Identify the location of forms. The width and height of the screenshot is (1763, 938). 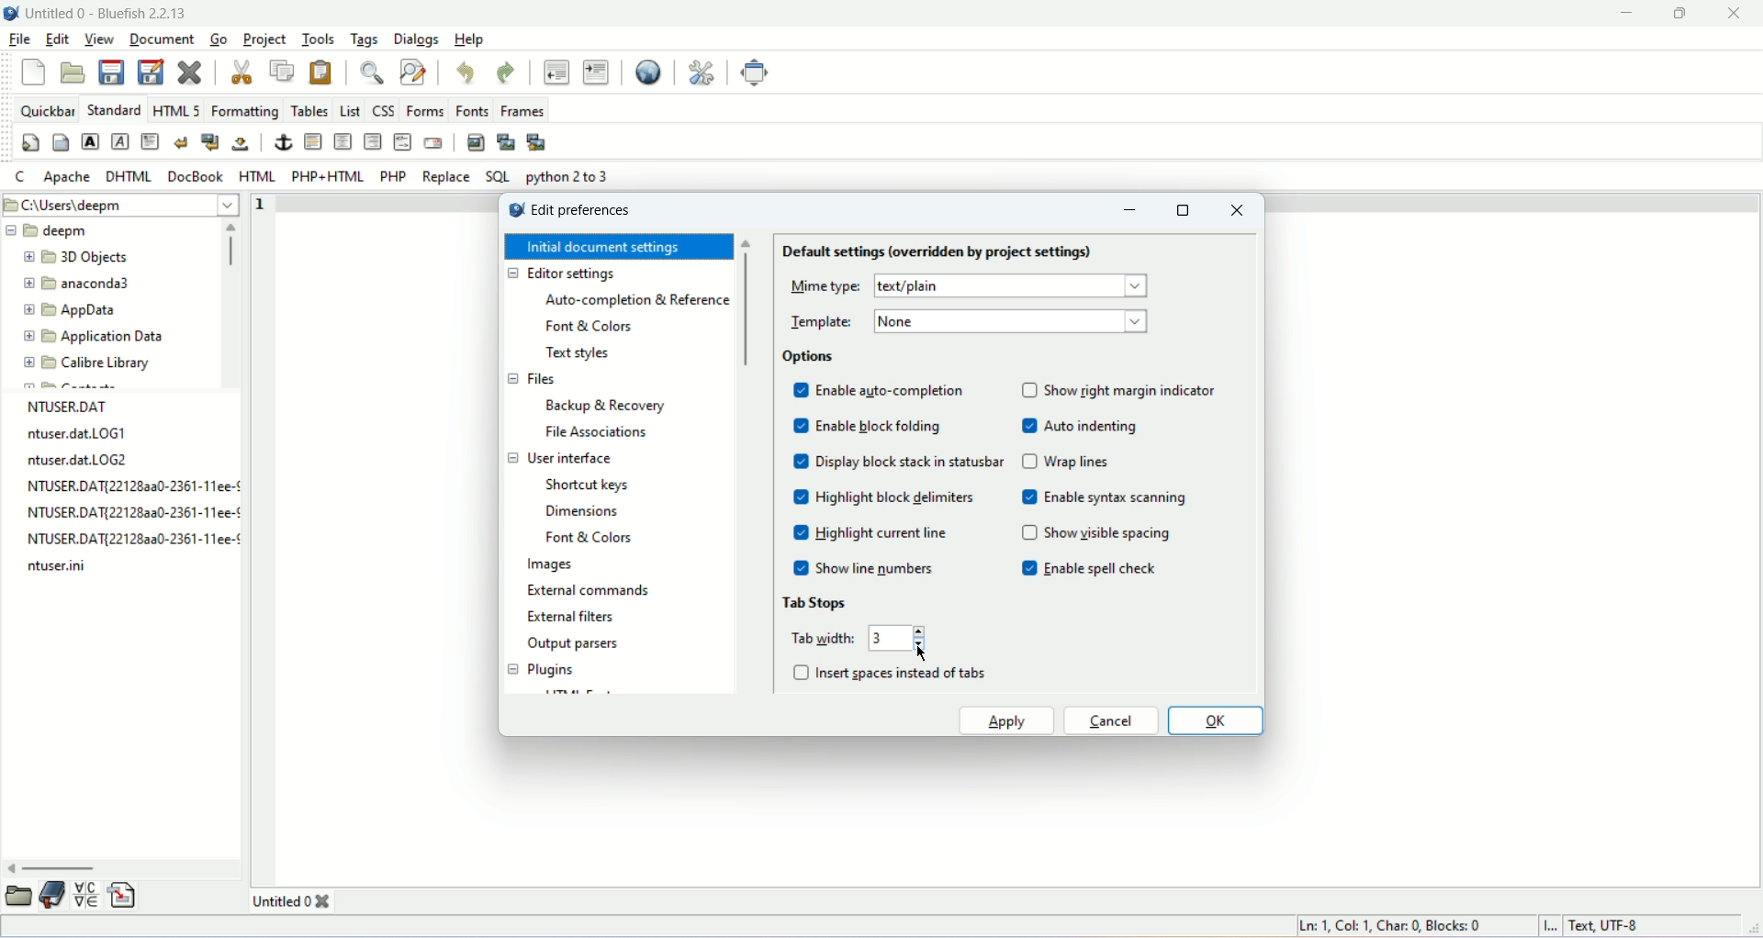
(424, 109).